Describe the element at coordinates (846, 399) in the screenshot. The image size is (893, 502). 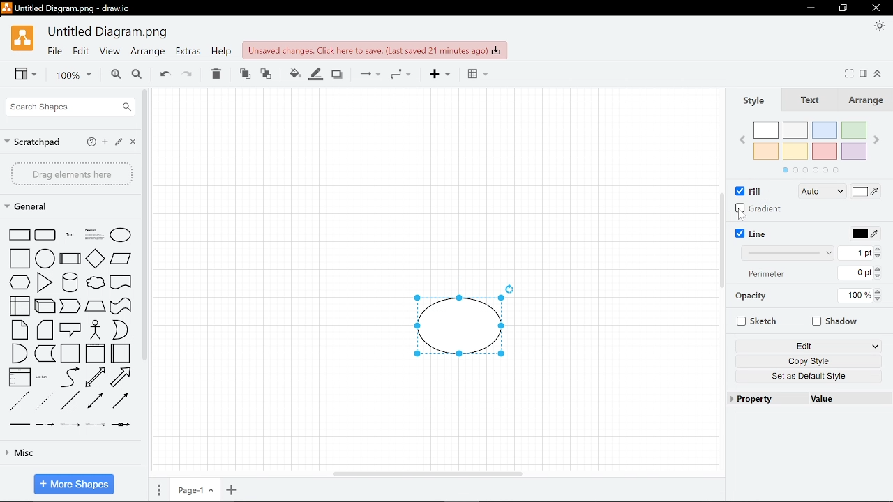
I see `Value` at that location.